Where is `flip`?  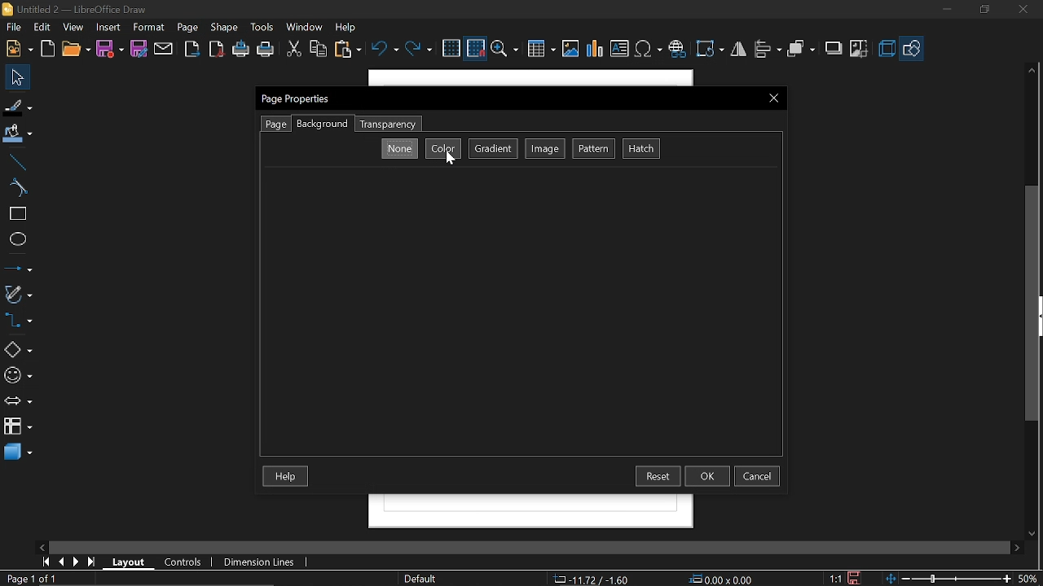 flip is located at coordinates (738, 50).